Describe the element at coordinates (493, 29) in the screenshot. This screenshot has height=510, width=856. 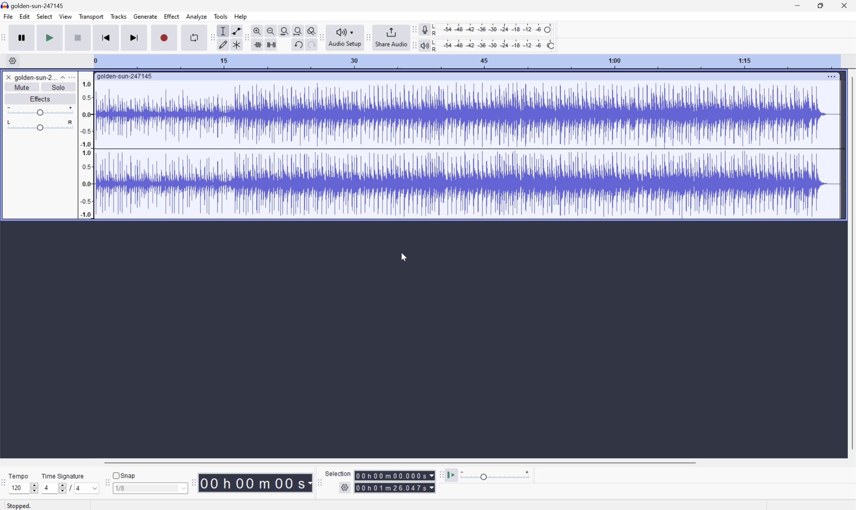
I see `Recording level: 62%` at that location.